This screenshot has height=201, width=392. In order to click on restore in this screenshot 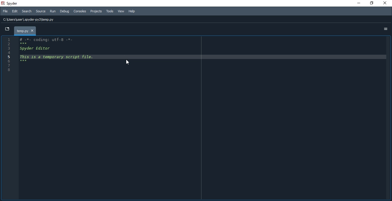, I will do `click(371, 3)`.